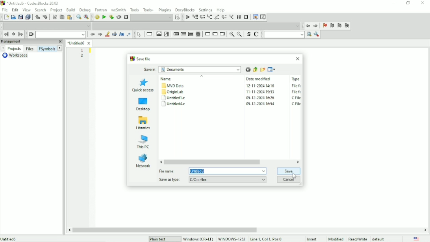 The height and width of the screenshot is (242, 430). Describe the element at coordinates (15, 10) in the screenshot. I see `Edit` at that location.